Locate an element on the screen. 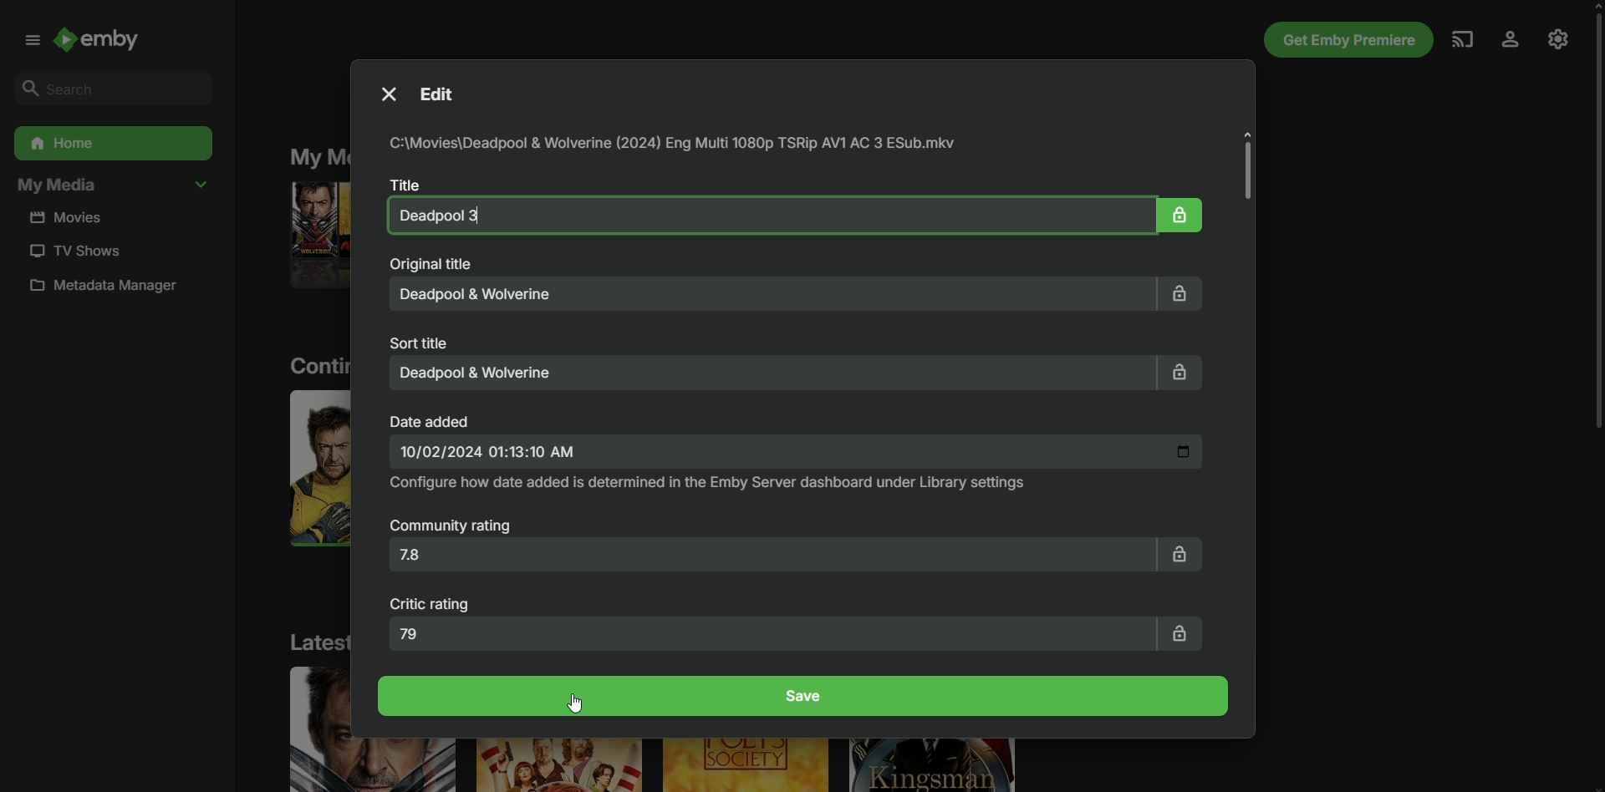  Search is located at coordinates (108, 88).